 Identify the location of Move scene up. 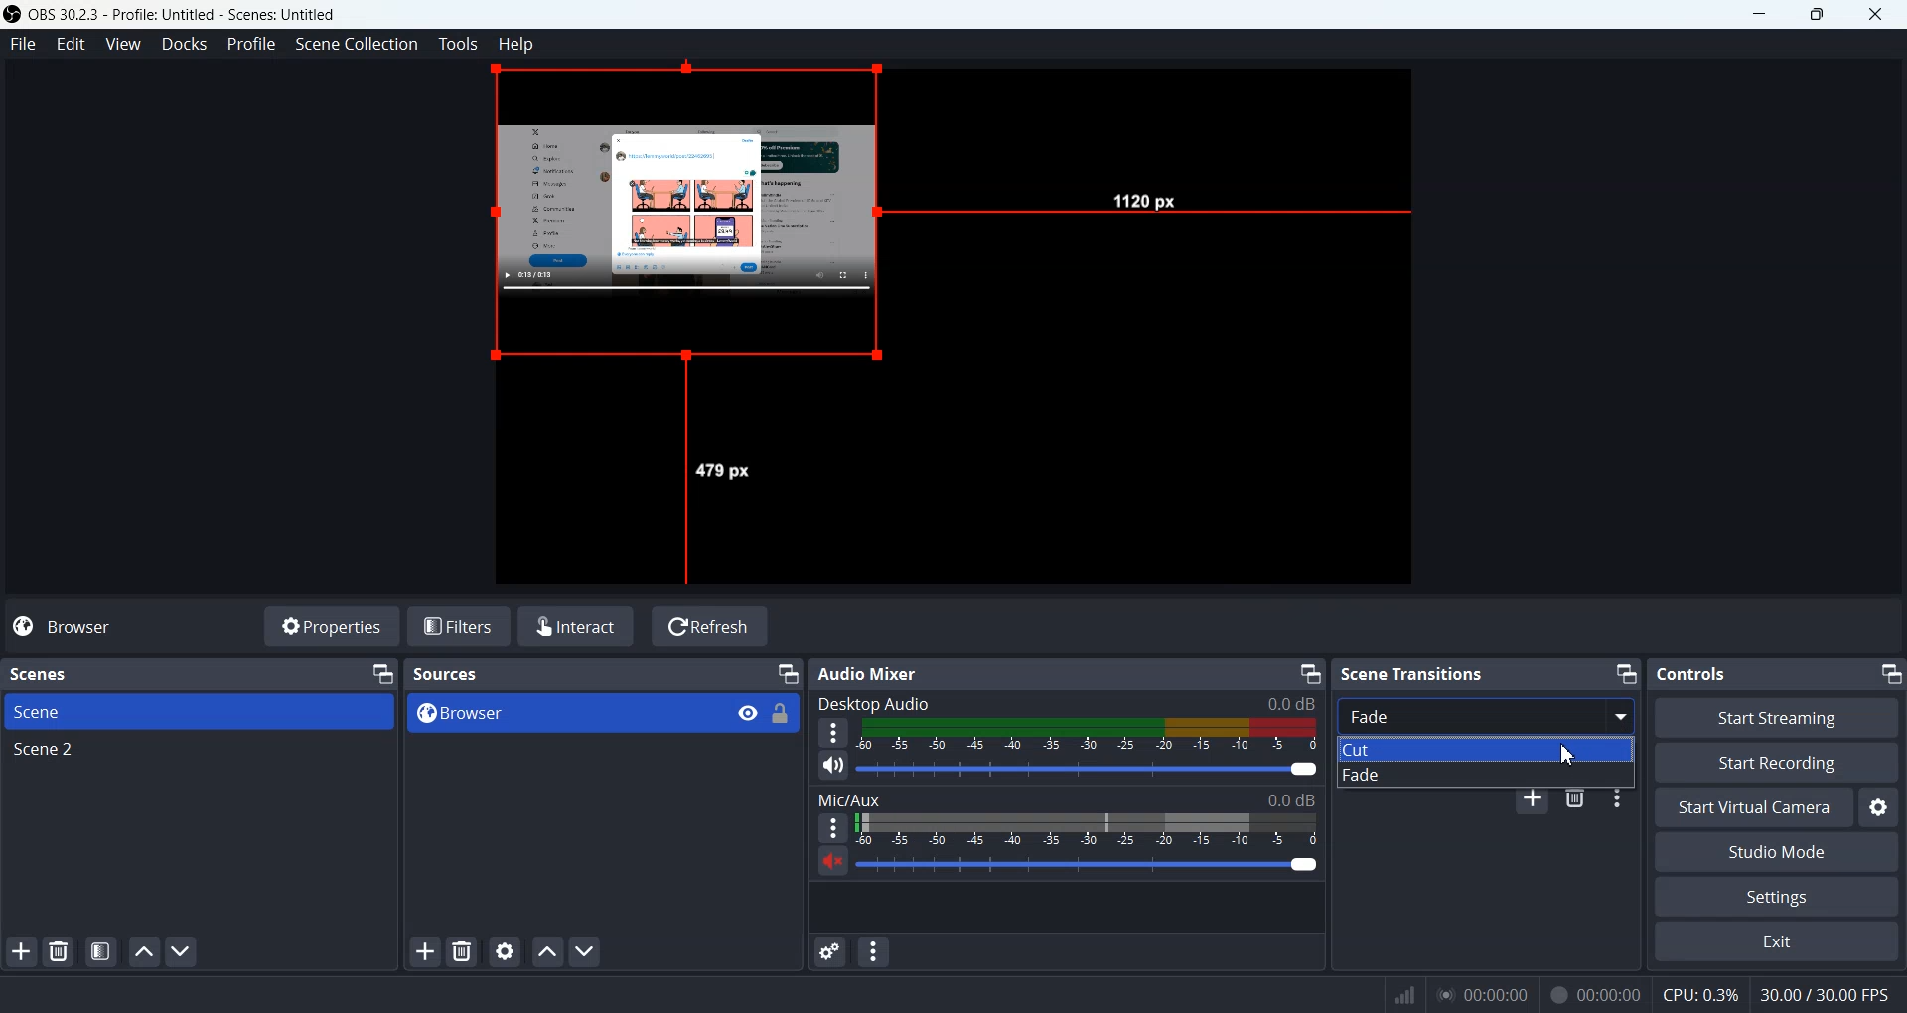
(145, 952).